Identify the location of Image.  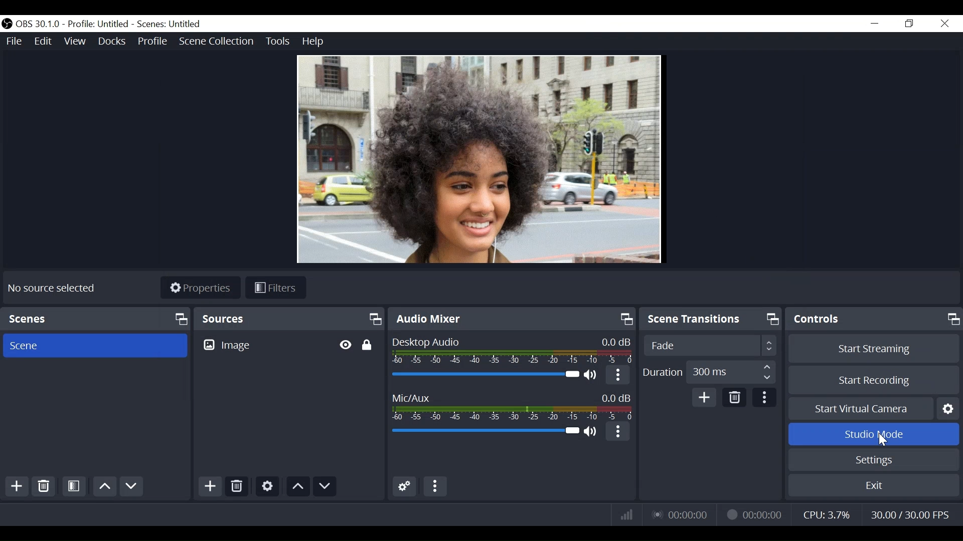
(230, 345).